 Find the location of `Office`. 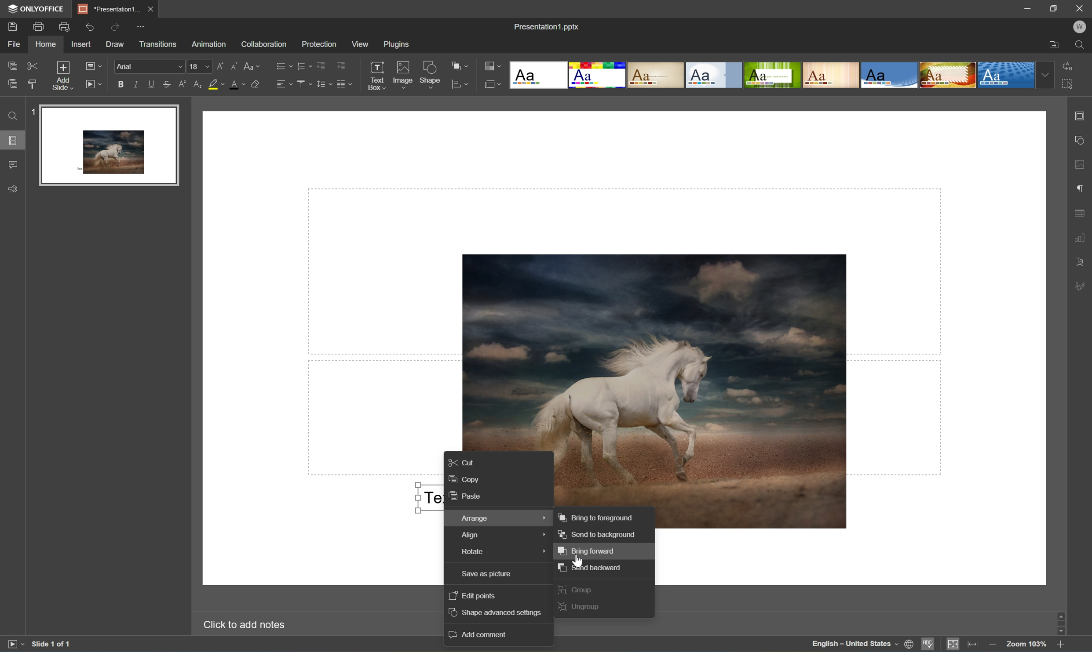

Office is located at coordinates (890, 75).